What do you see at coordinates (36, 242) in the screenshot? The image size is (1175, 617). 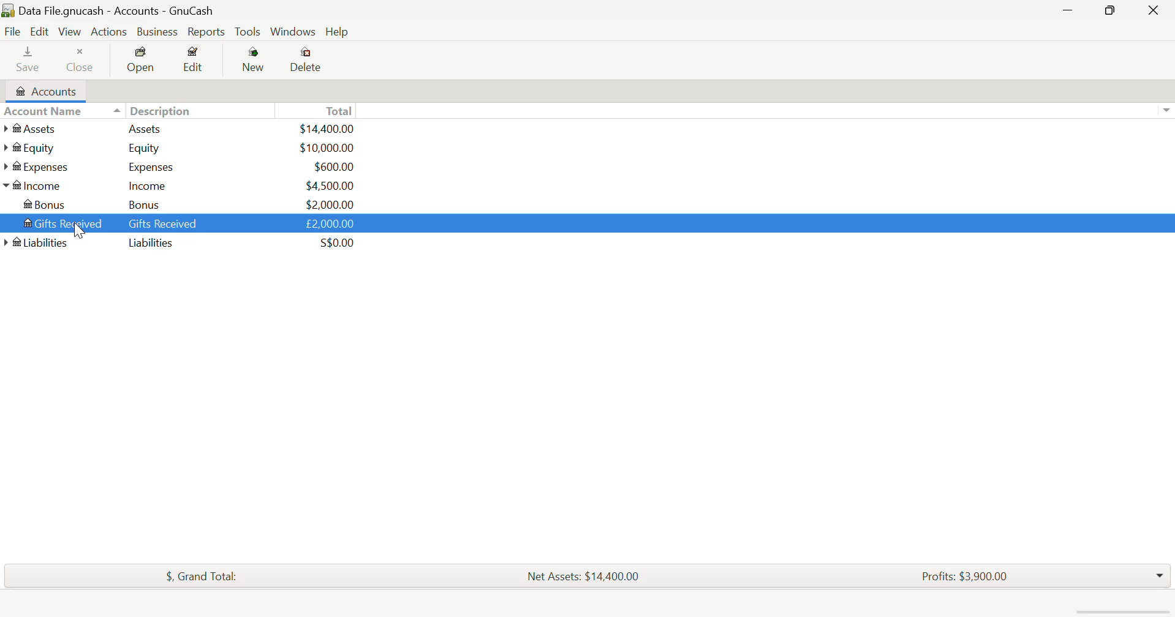 I see `` at bounding box center [36, 242].